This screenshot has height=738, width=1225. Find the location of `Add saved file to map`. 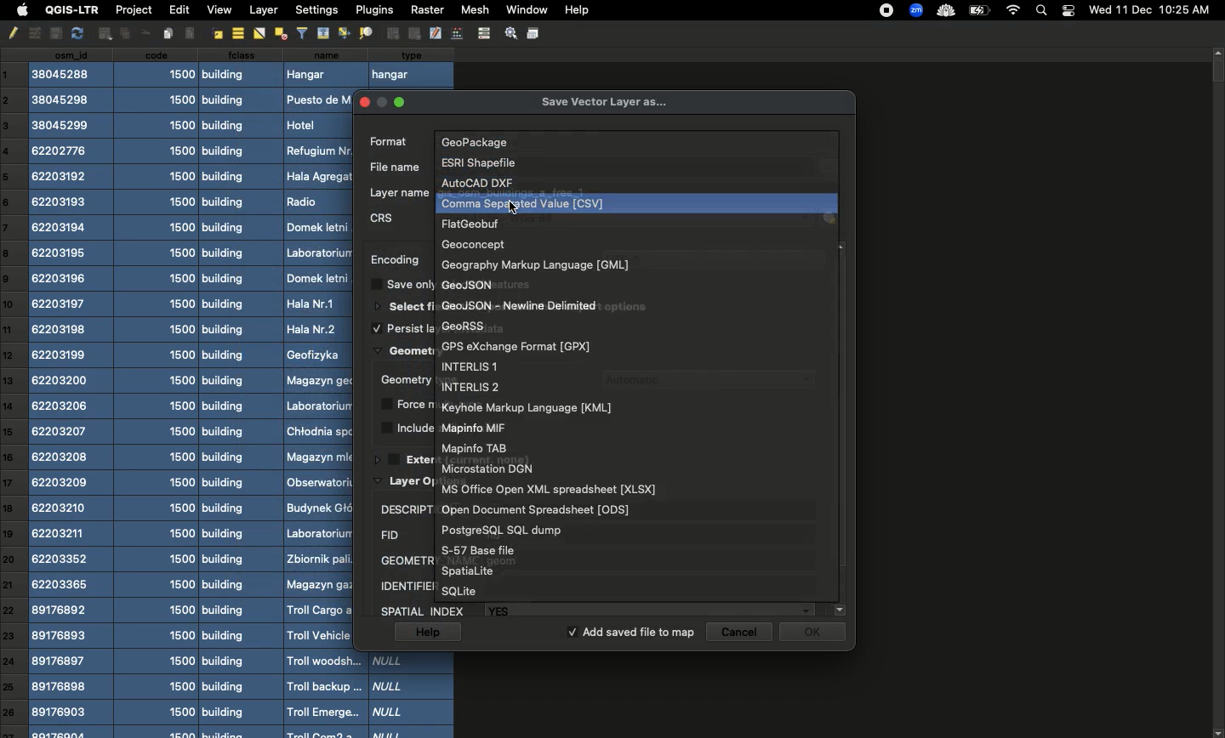

Add saved file to map is located at coordinates (632, 633).